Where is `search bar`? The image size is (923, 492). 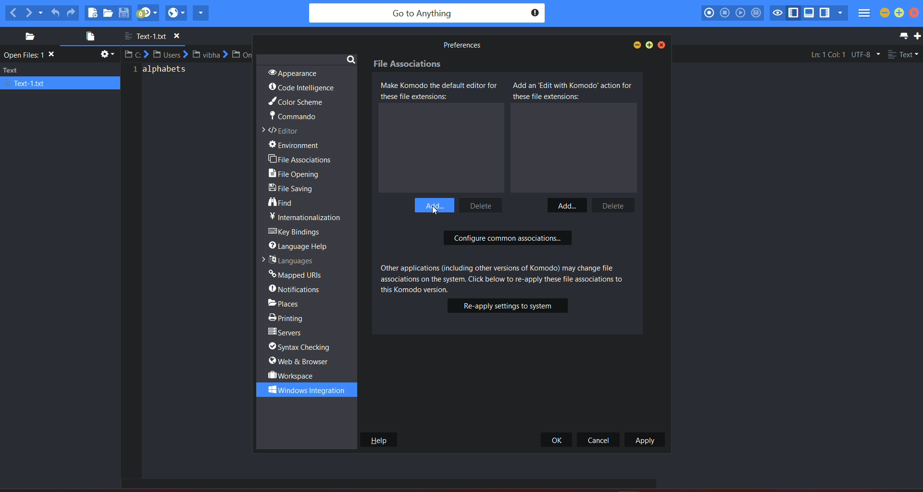 search bar is located at coordinates (426, 13).